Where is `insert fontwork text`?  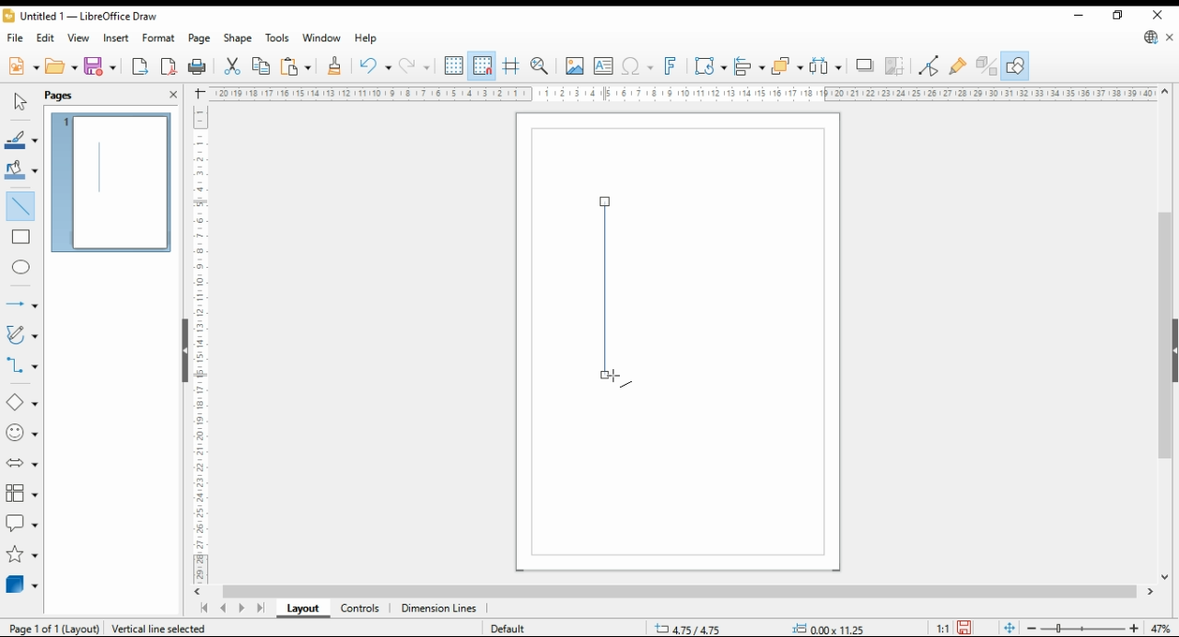 insert fontwork text is located at coordinates (671, 65).